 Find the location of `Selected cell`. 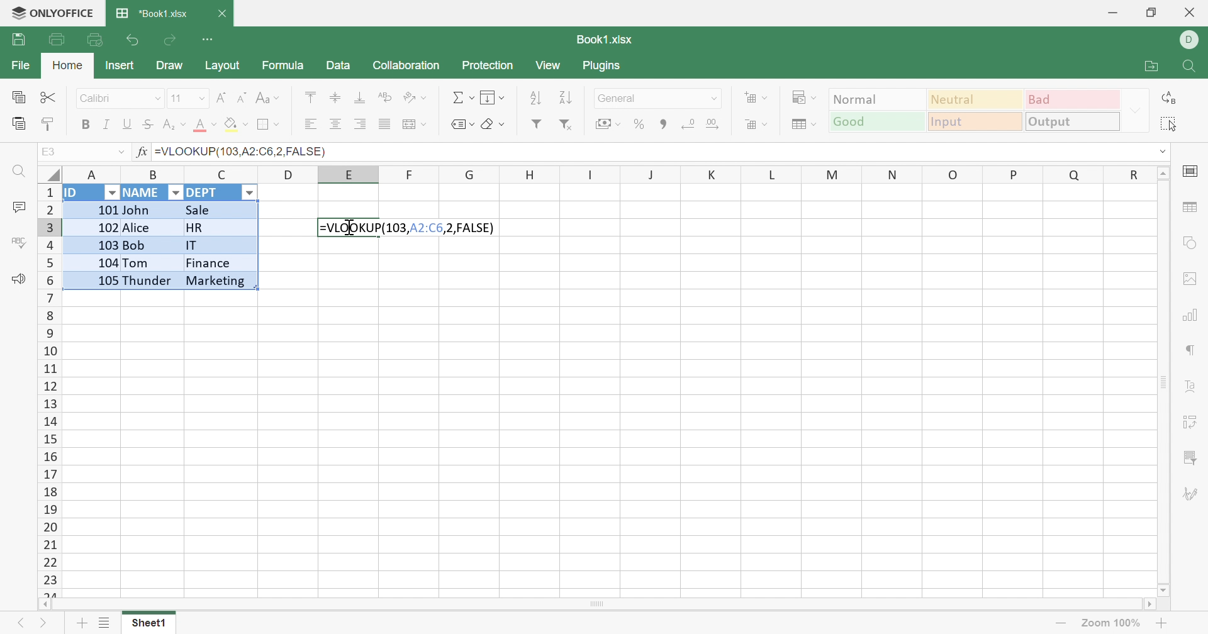

Selected cell is located at coordinates (350, 229).